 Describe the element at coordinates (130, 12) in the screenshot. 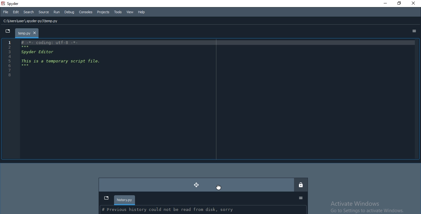

I see `View` at that location.